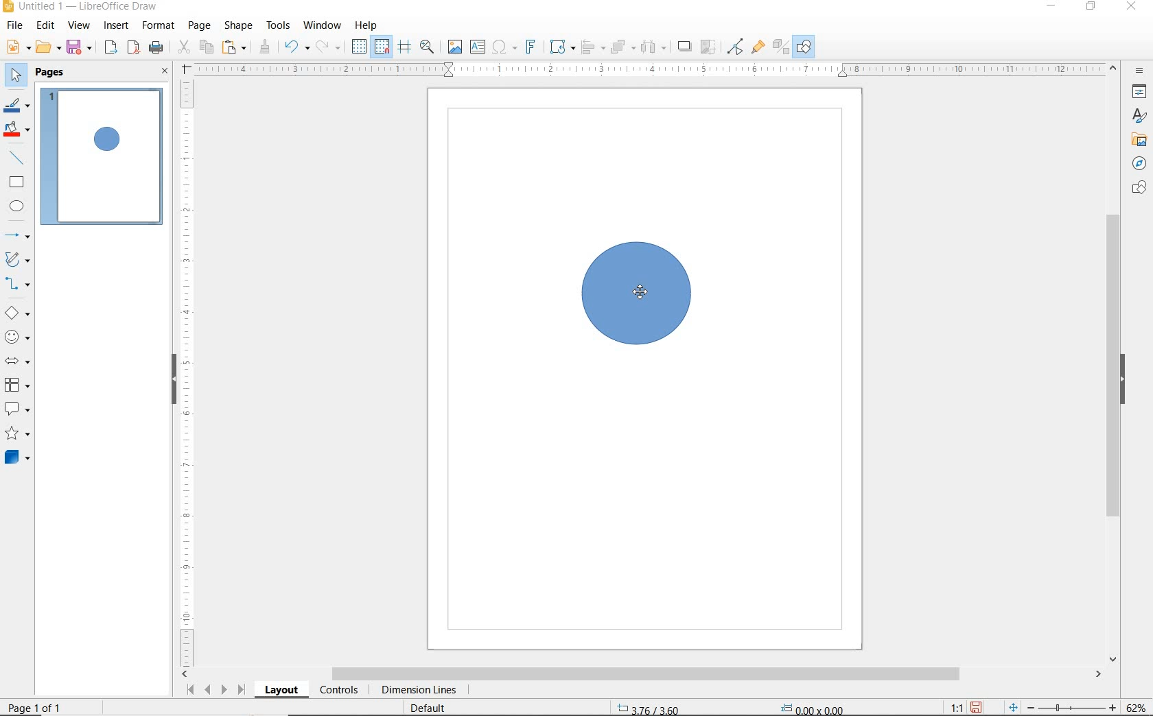 This screenshot has width=1153, height=716. Describe the element at coordinates (82, 8) in the screenshot. I see `Untitled 1 — LibreOffice Draw` at that location.